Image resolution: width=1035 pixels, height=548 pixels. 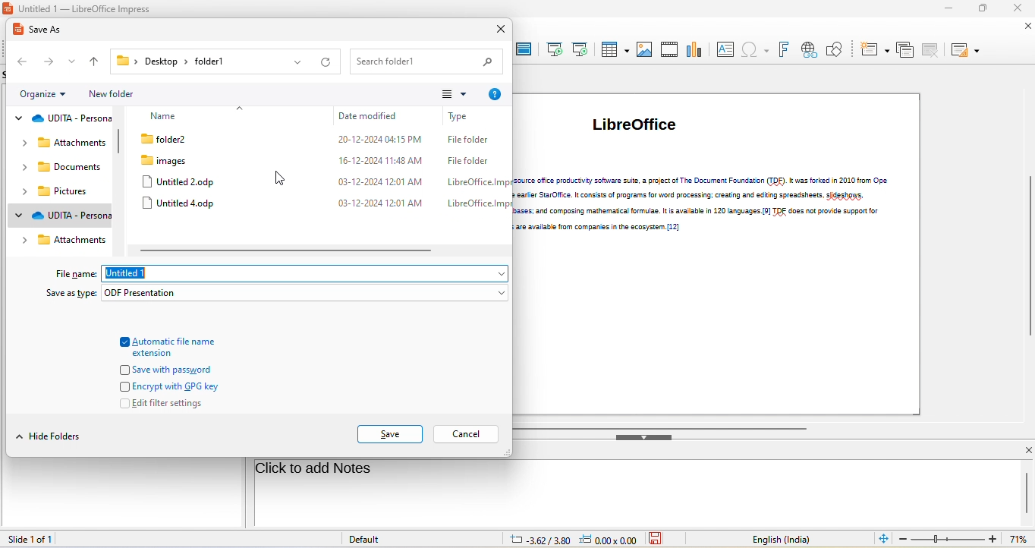 I want to click on help, so click(x=495, y=93).